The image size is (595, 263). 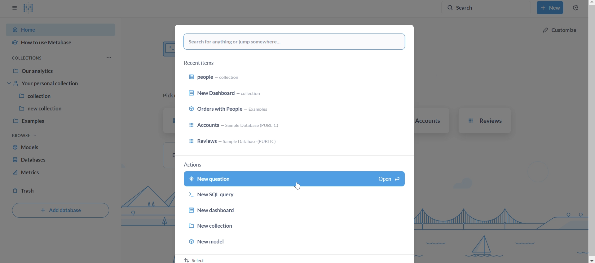 What do you see at coordinates (193, 259) in the screenshot?
I see `select` at bounding box center [193, 259].